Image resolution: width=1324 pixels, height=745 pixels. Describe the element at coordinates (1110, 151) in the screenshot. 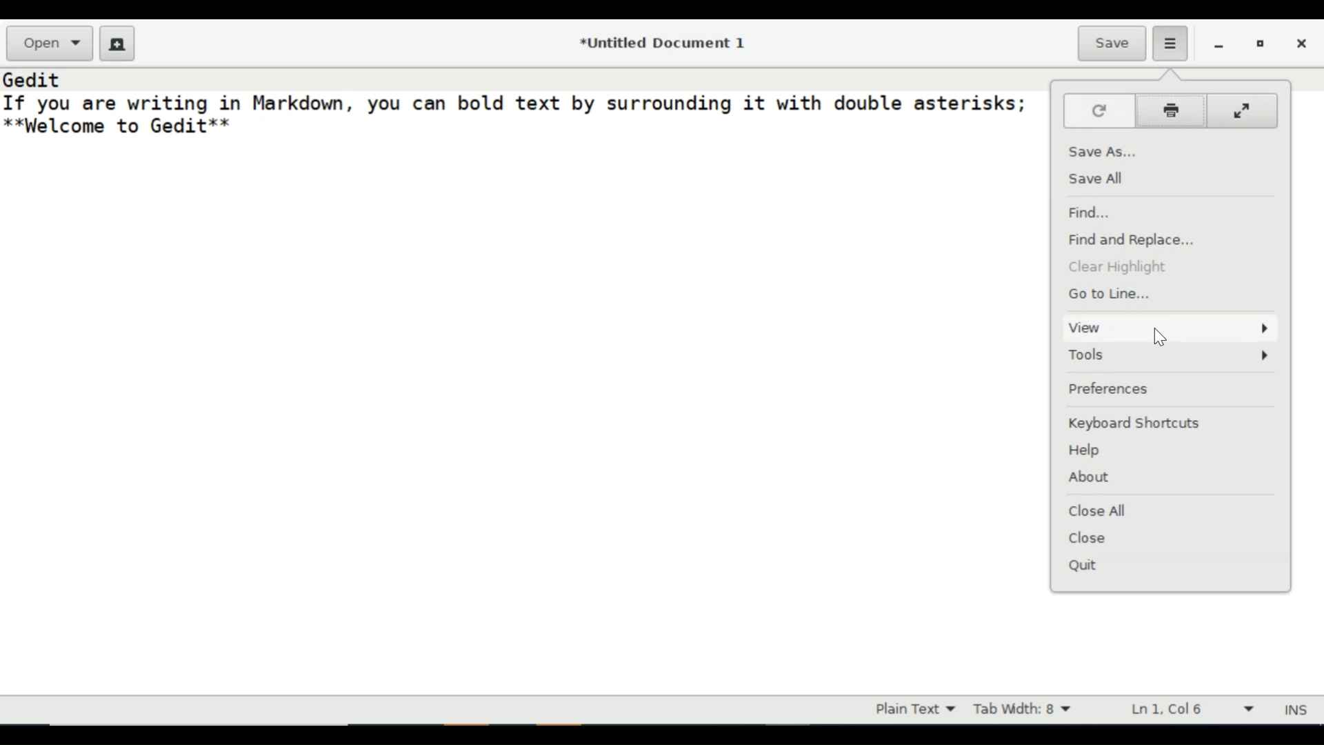

I see `Save As` at that location.